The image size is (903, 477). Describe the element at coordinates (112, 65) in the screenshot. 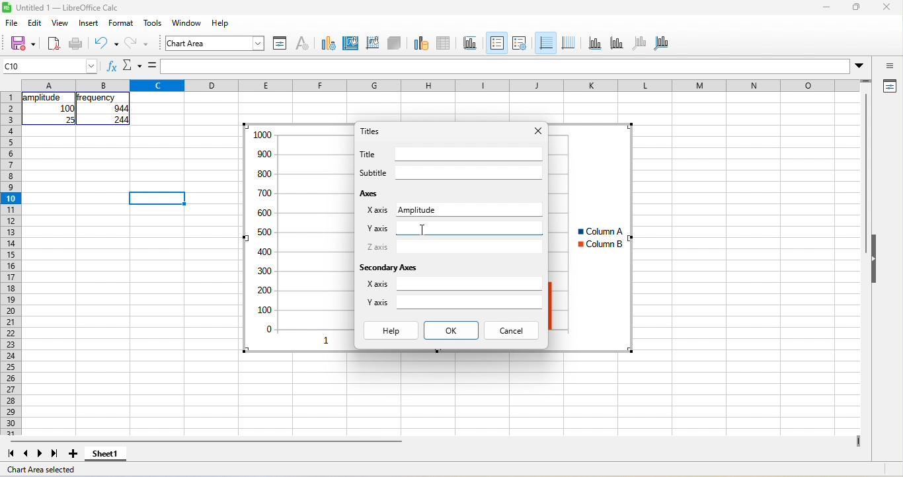

I see `fx` at that location.